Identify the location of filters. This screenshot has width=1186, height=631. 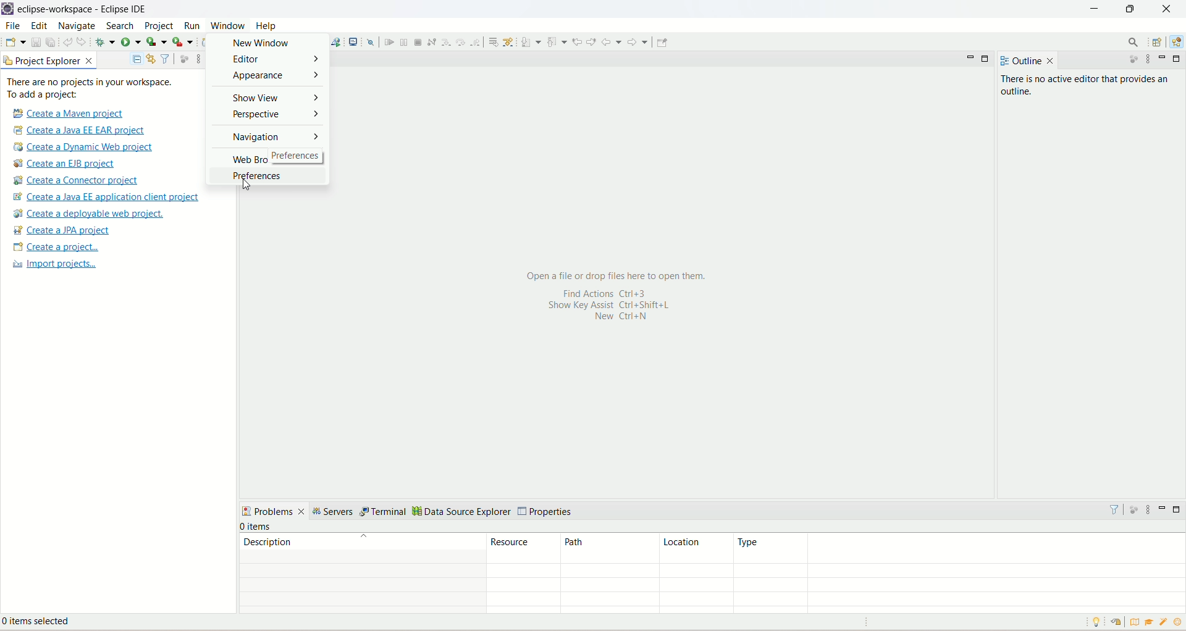
(1114, 509).